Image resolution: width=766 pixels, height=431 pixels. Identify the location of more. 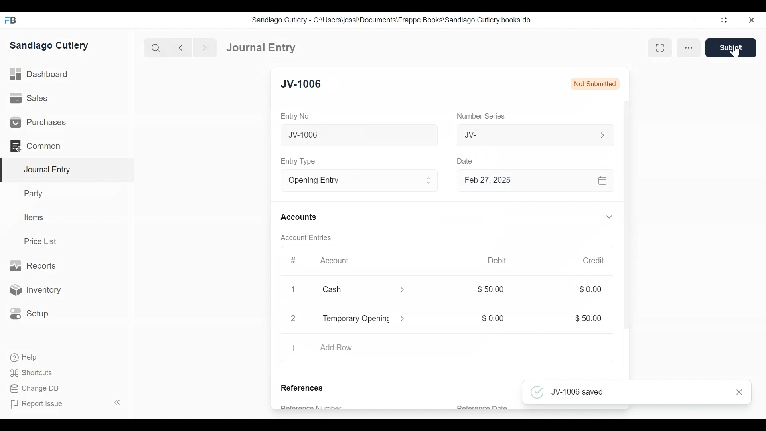
(689, 48).